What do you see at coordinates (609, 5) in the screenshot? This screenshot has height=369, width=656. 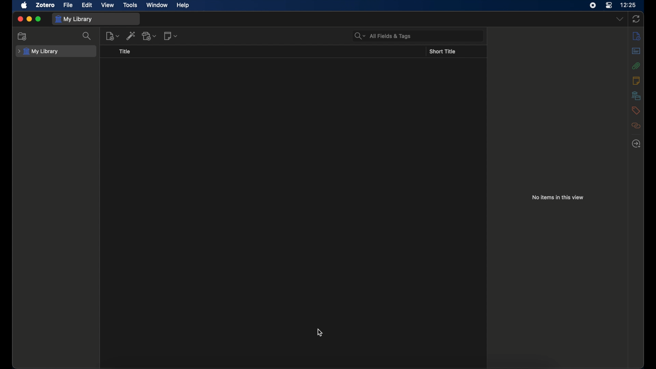 I see `control center` at bounding box center [609, 5].